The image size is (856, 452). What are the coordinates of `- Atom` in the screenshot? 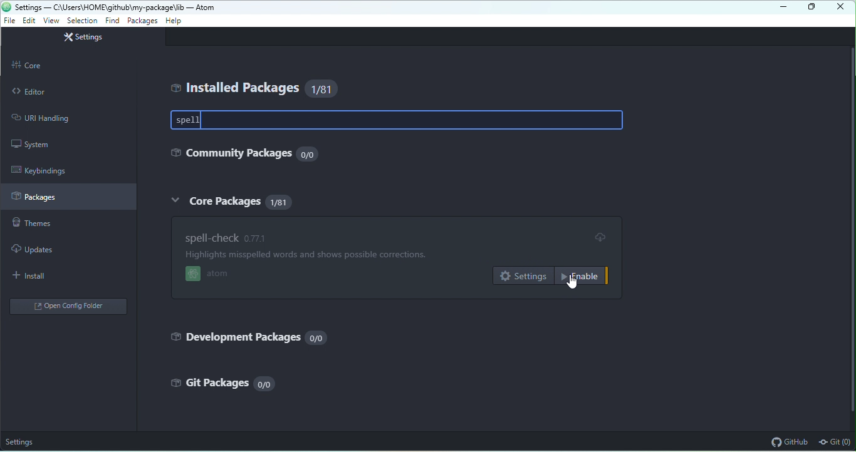 It's located at (200, 8).